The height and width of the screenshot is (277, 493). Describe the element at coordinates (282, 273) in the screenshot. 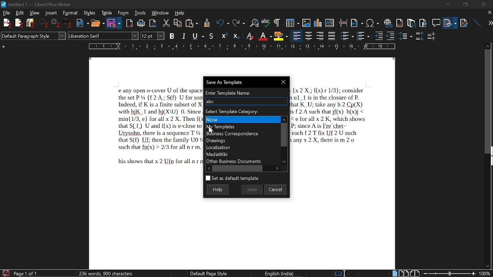

I see `English(India)` at that location.